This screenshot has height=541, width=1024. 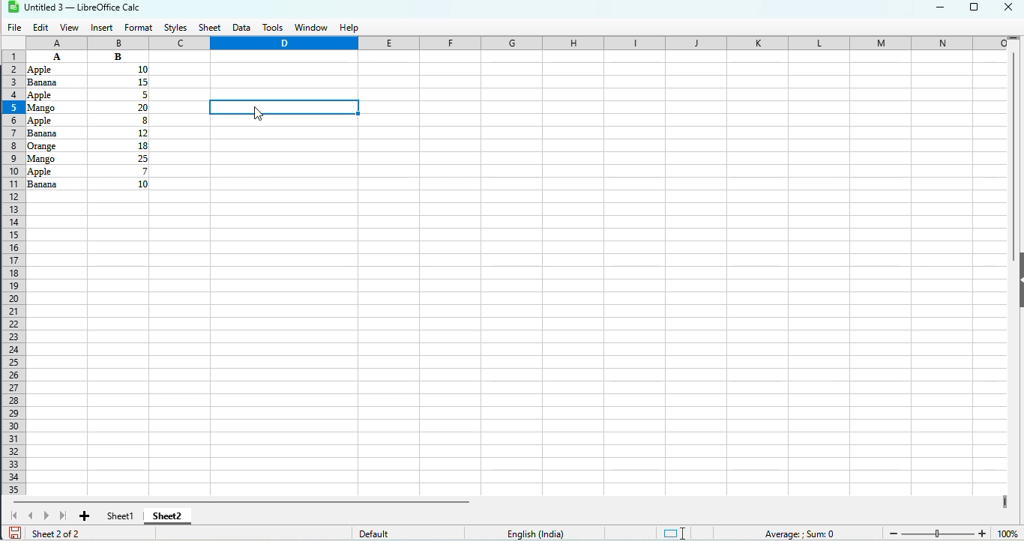 I want to click on sheet, so click(x=209, y=28).